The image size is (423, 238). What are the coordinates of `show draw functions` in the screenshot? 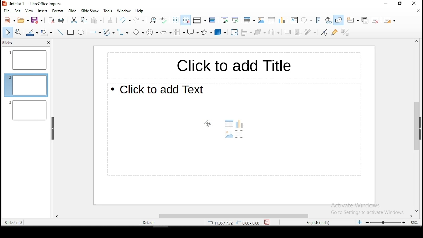 It's located at (338, 20).